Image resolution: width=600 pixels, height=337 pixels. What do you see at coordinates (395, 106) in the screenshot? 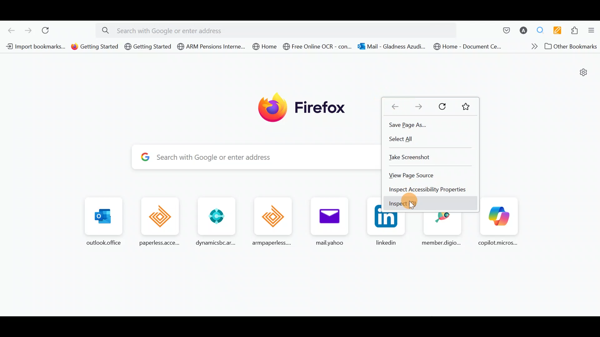
I see `Go back one page` at bounding box center [395, 106].